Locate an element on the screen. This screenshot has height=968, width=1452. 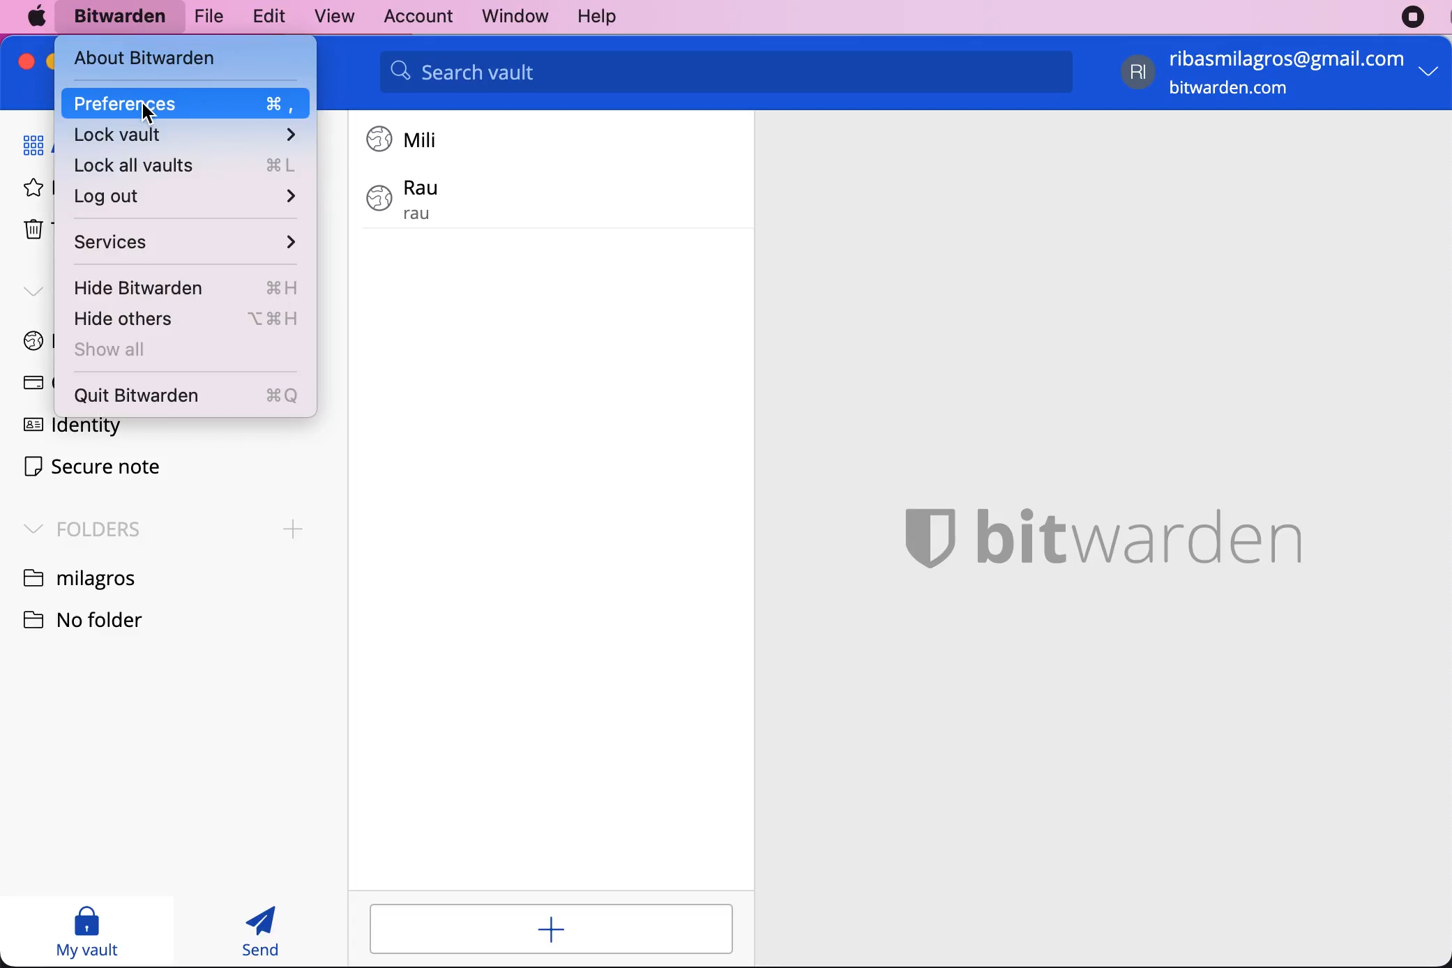
quit bitwarden is located at coordinates (190, 396).